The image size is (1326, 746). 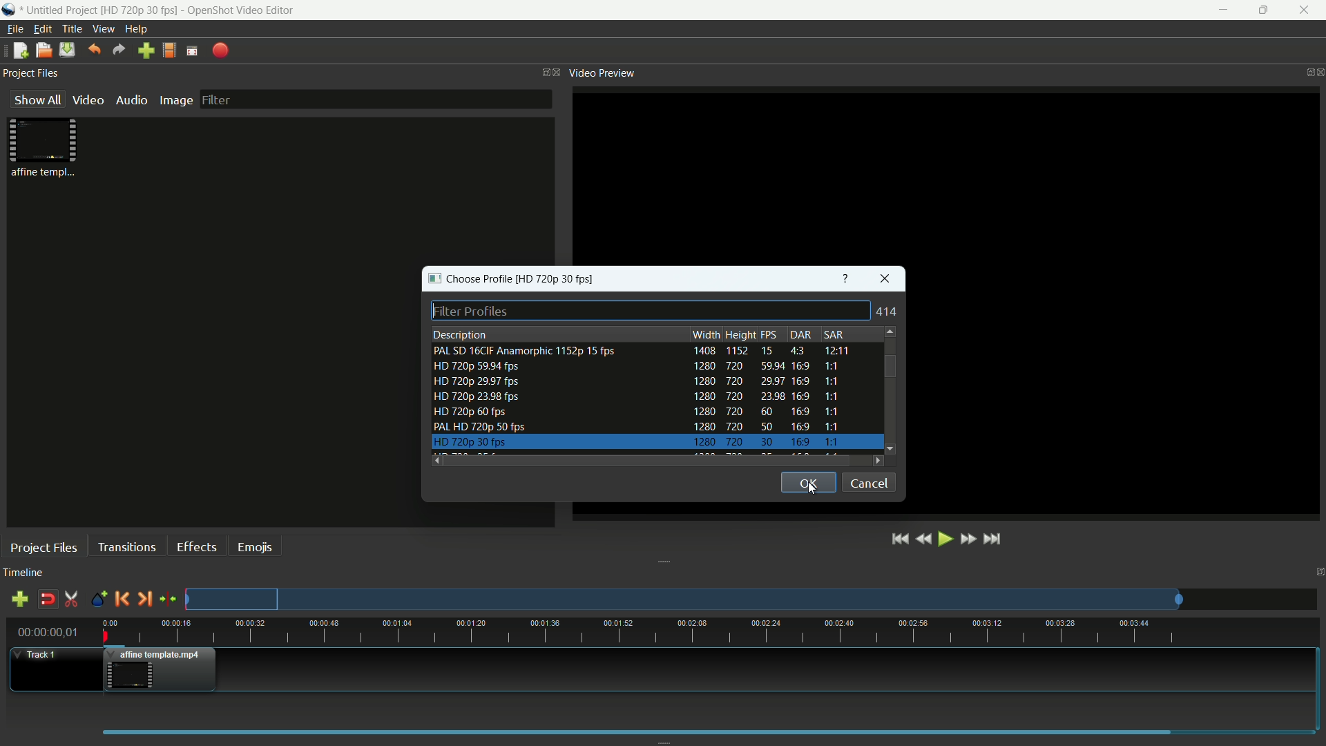 I want to click on filter profiles, so click(x=651, y=309).